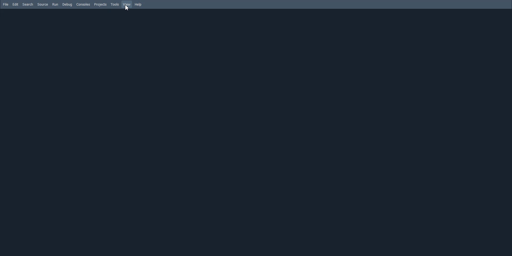 The image size is (512, 256). What do you see at coordinates (127, 5) in the screenshot?
I see `View` at bounding box center [127, 5].